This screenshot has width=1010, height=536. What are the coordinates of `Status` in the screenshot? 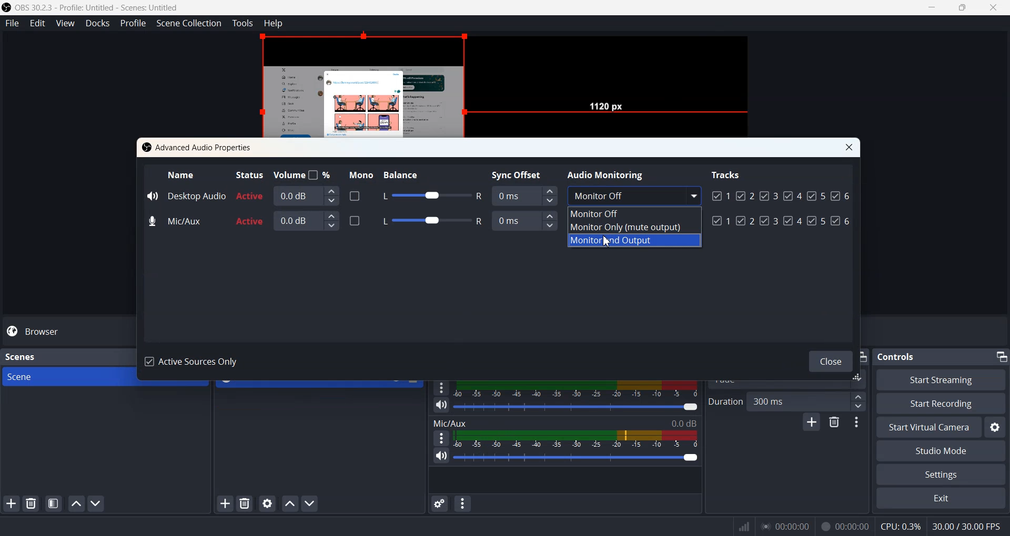 It's located at (248, 174).